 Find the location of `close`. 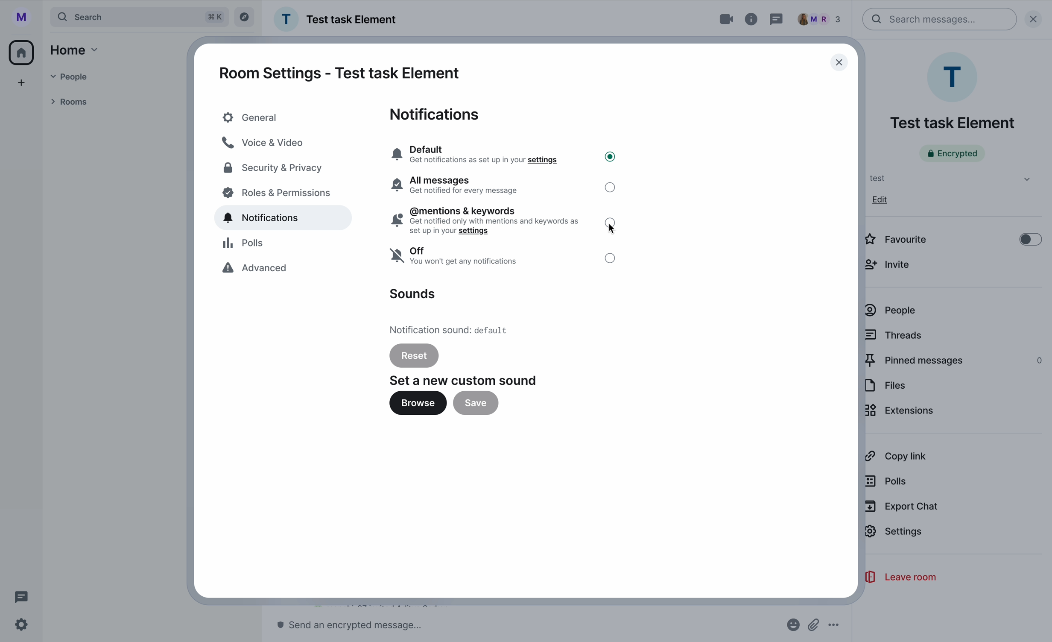

close is located at coordinates (1037, 18).